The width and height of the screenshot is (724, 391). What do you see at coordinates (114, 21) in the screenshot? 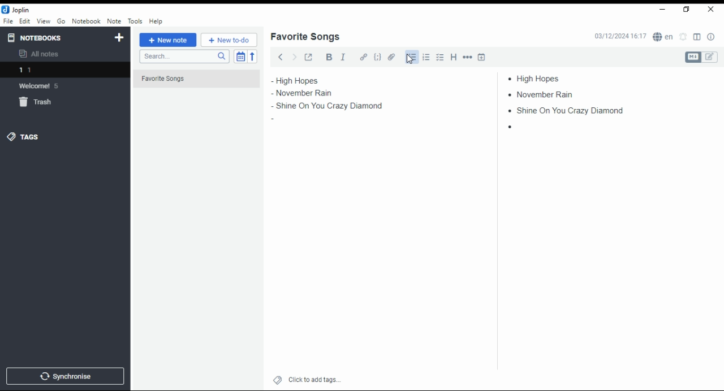
I see `note` at bounding box center [114, 21].